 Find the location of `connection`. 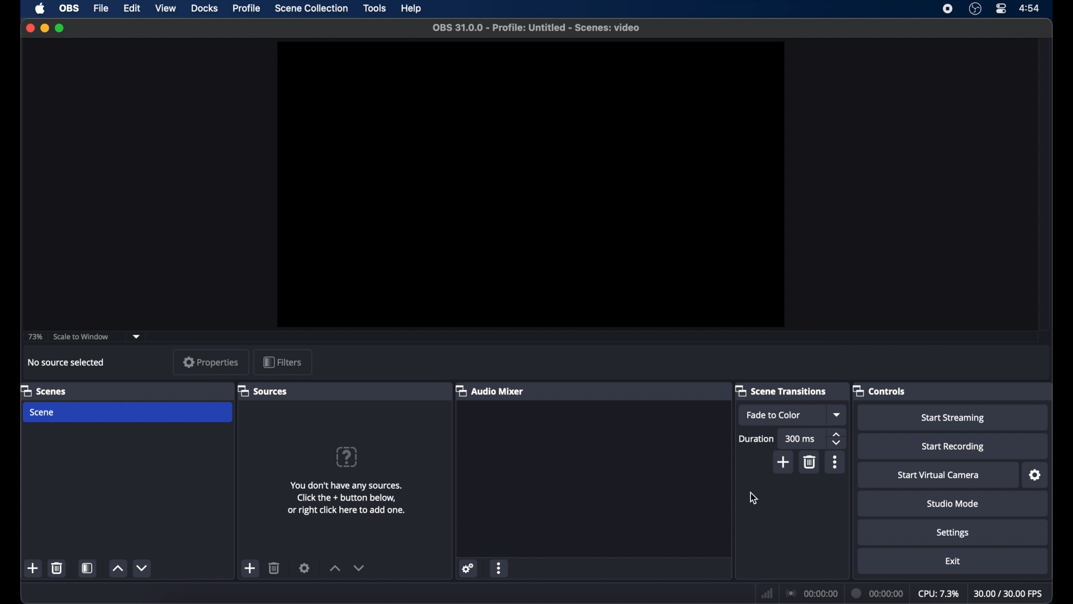

connection is located at coordinates (810, 593).